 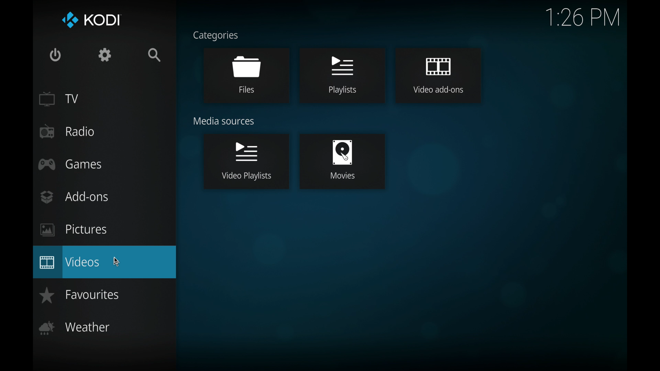 What do you see at coordinates (246, 162) in the screenshot?
I see `video playlists` at bounding box center [246, 162].